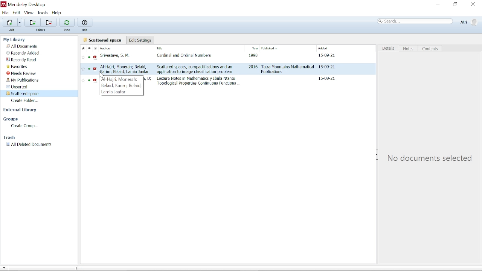  Describe the element at coordinates (137, 40) in the screenshot. I see `Edit settings` at that location.